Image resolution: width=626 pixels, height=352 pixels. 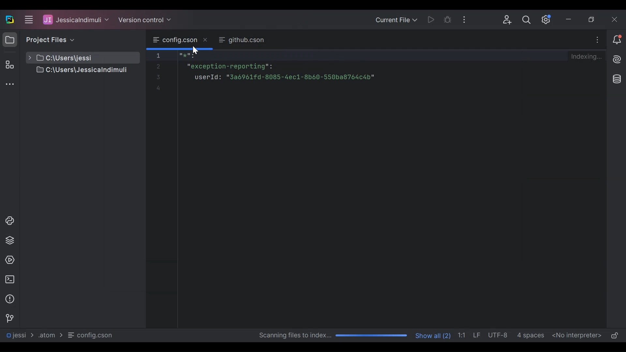 I want to click on Restore, so click(x=593, y=19).